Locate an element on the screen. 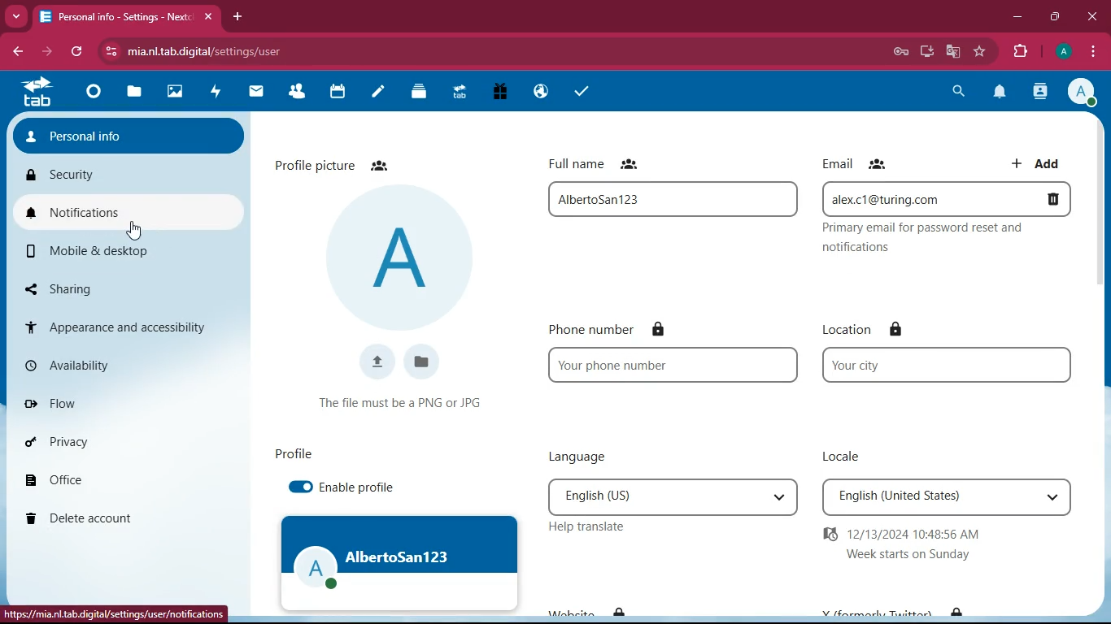 This screenshot has width=1111, height=624. files is located at coordinates (420, 363).